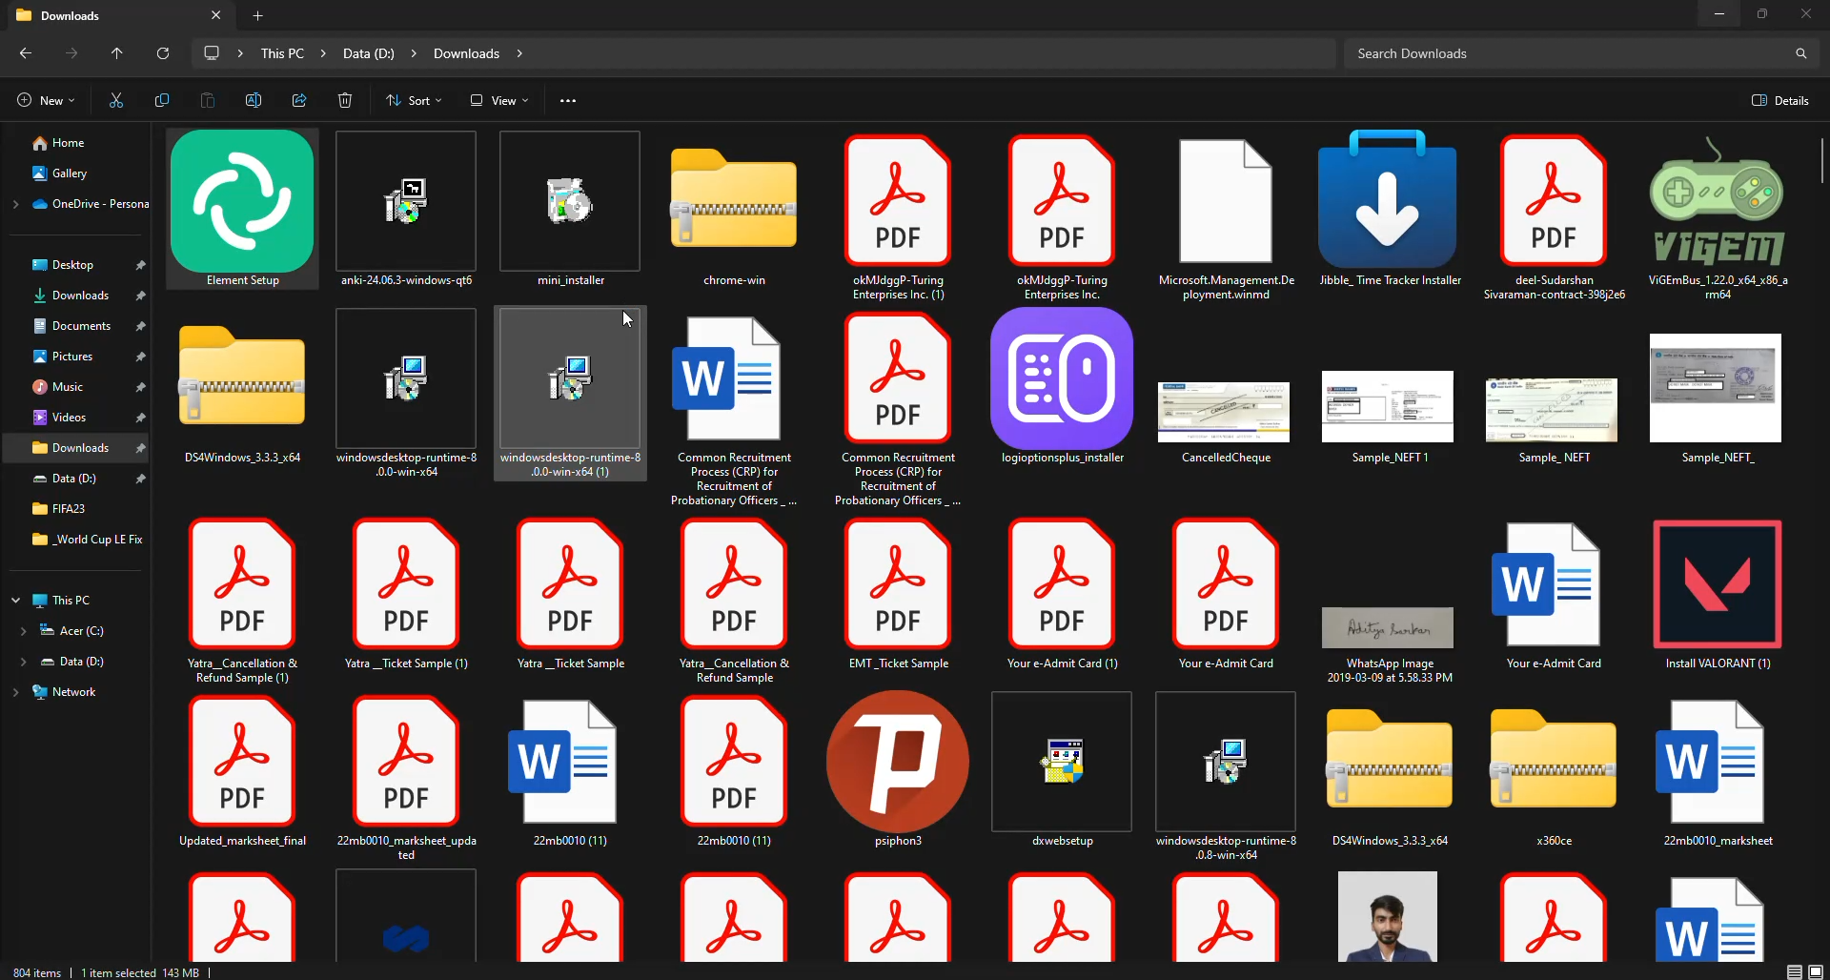  Describe the element at coordinates (1069, 393) in the screenshot. I see `app` at that location.